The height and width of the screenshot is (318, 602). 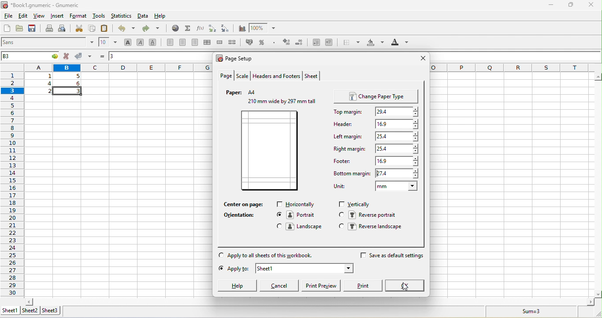 What do you see at coordinates (368, 214) in the screenshot?
I see `reverse portrait` at bounding box center [368, 214].